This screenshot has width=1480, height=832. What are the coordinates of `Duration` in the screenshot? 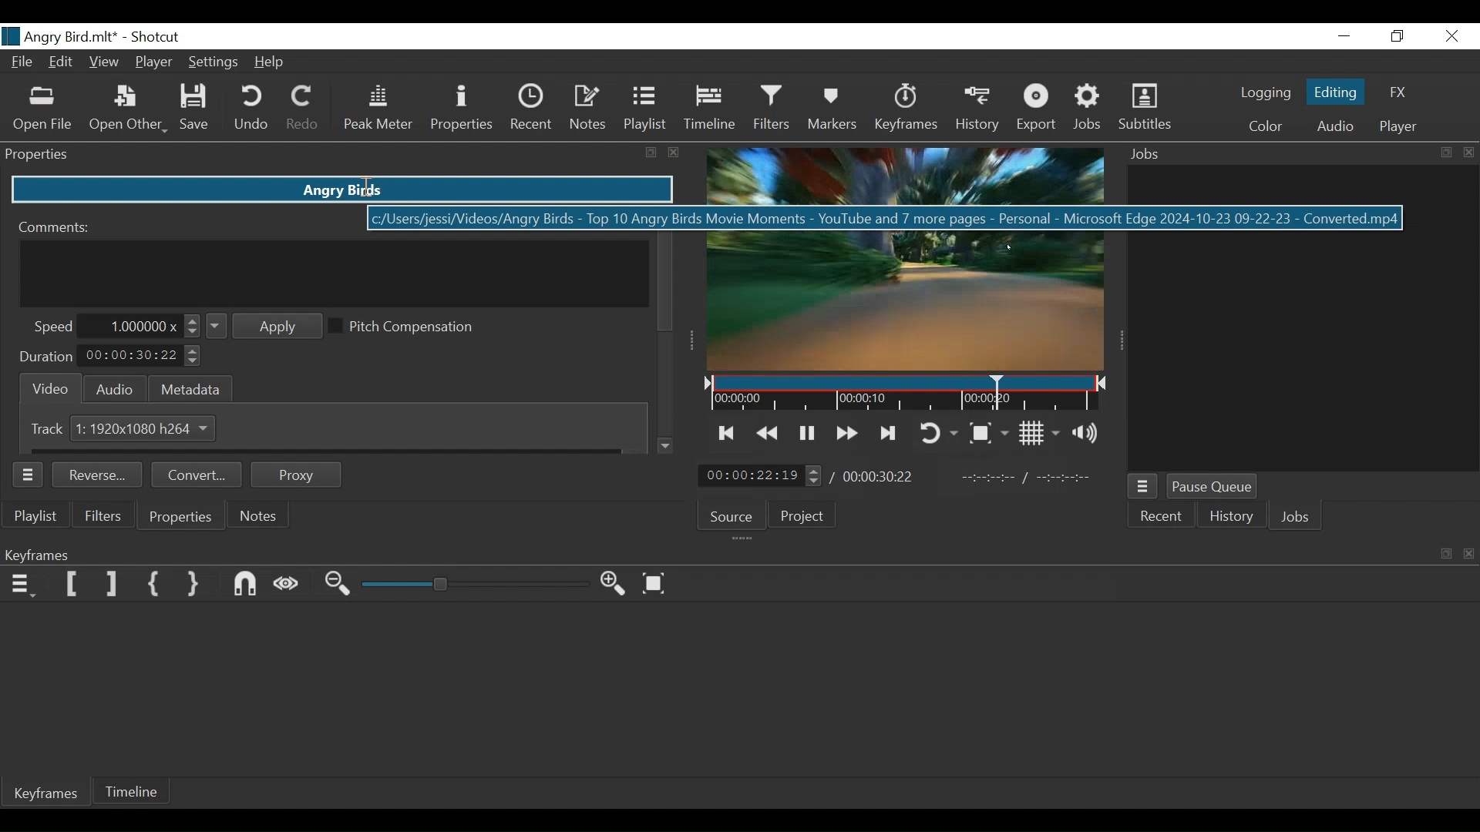 It's located at (45, 357).